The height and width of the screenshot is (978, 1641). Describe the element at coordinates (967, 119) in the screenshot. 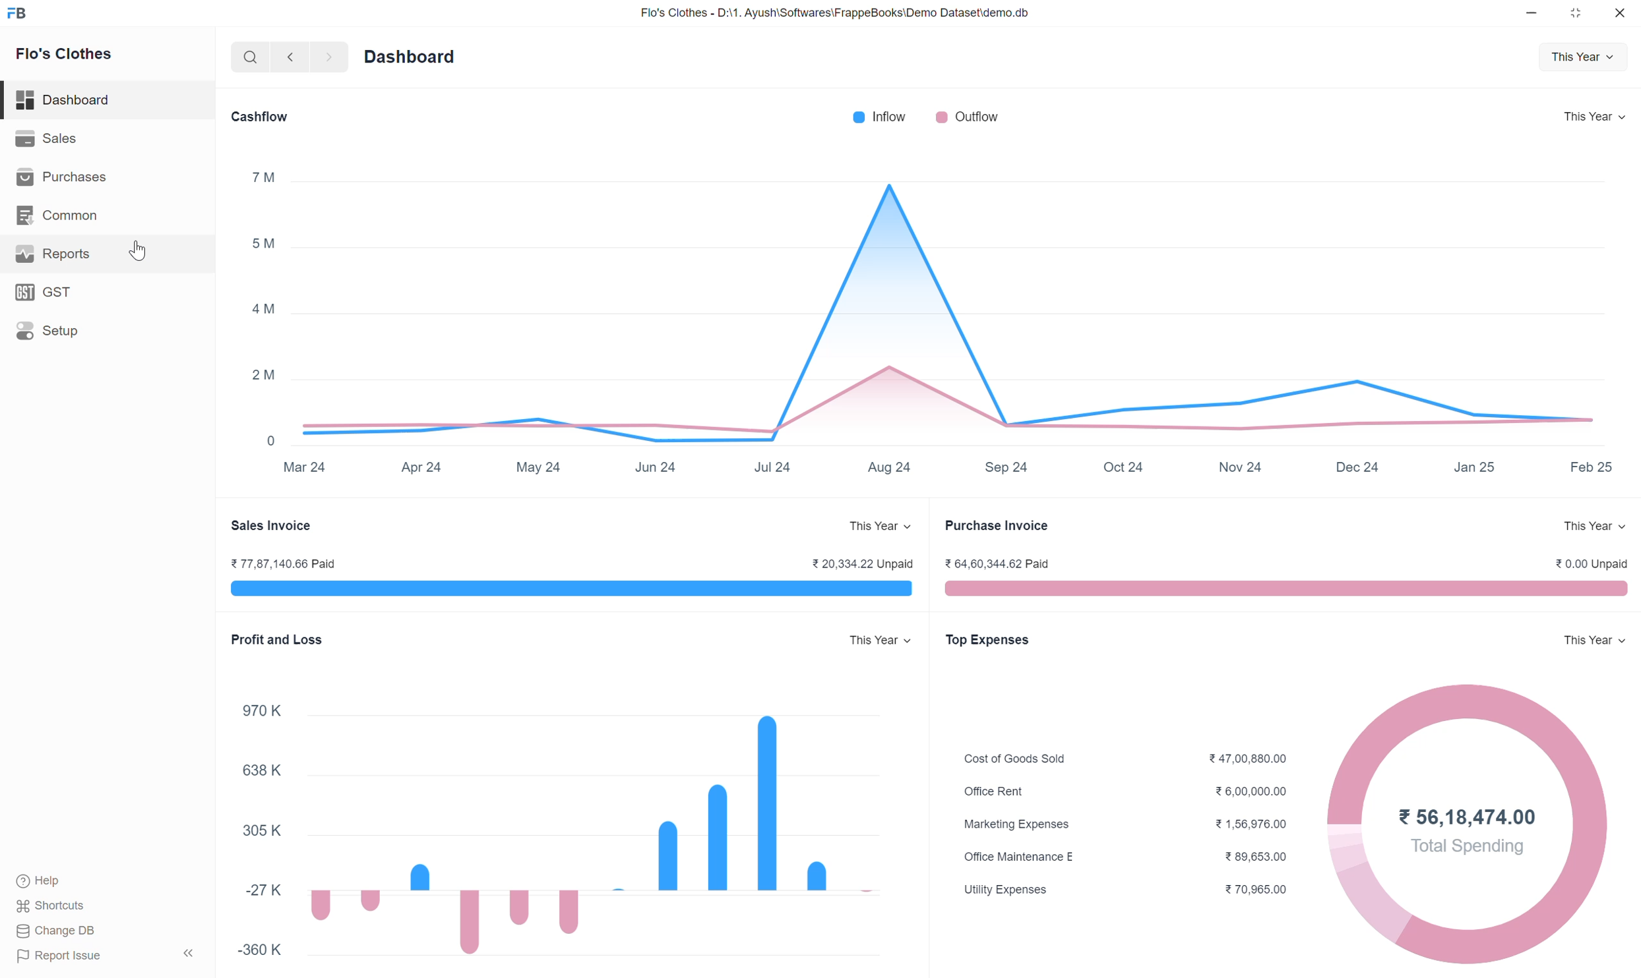

I see `outflow` at that location.